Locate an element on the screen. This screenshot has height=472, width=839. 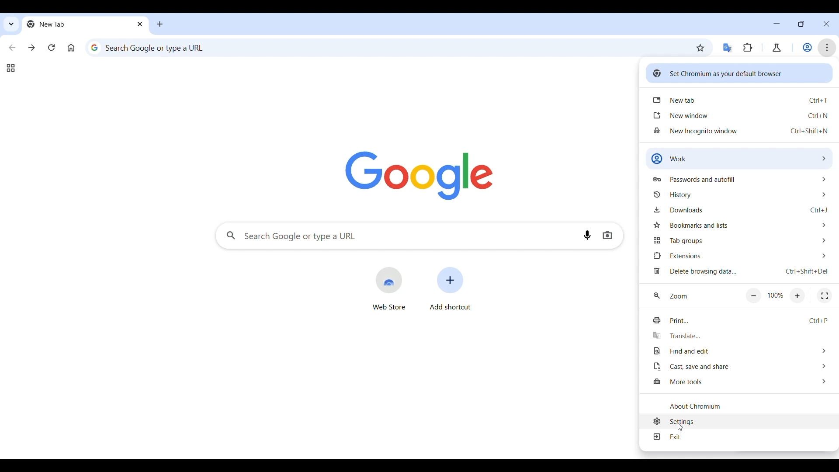
Zoom is located at coordinates (682, 295).